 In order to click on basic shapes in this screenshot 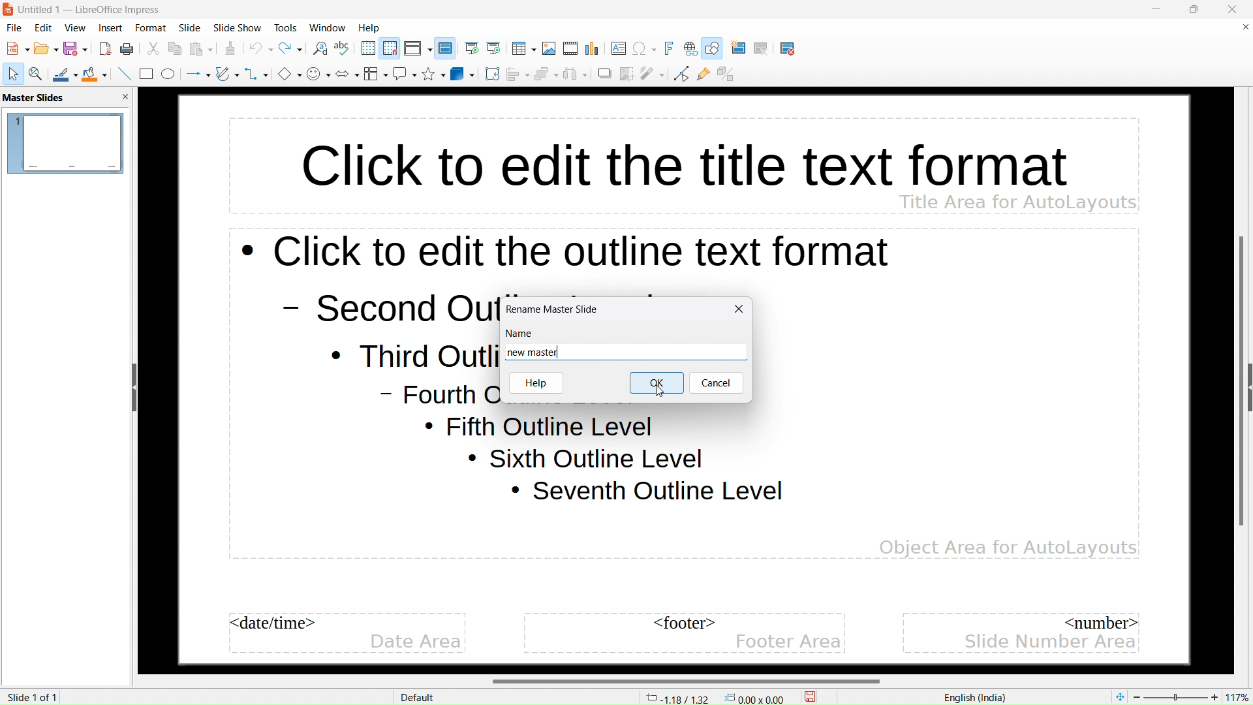, I will do `click(290, 73)`.